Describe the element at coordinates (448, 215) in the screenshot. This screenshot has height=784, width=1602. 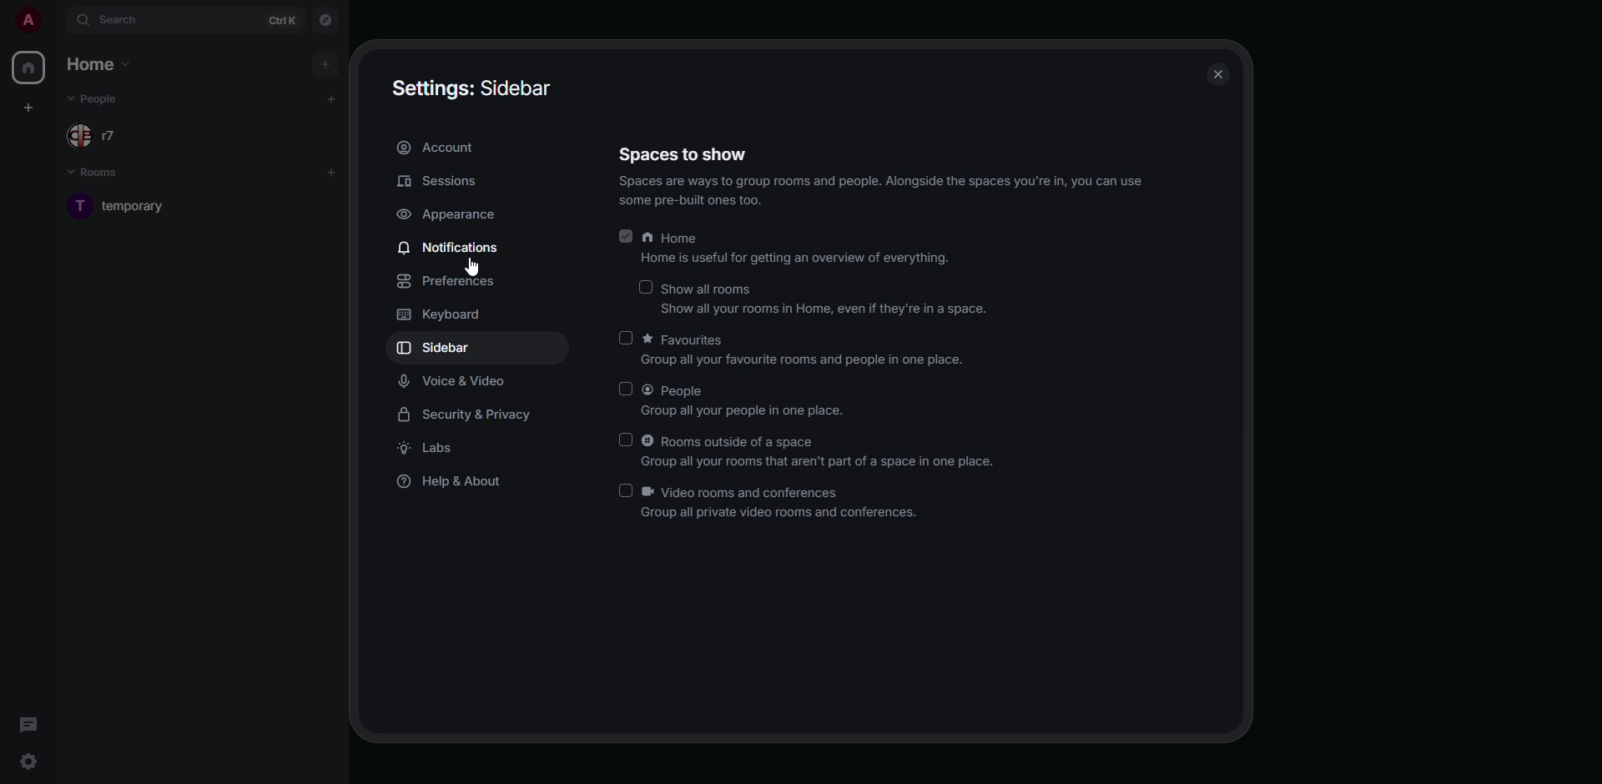
I see `appearance` at that location.